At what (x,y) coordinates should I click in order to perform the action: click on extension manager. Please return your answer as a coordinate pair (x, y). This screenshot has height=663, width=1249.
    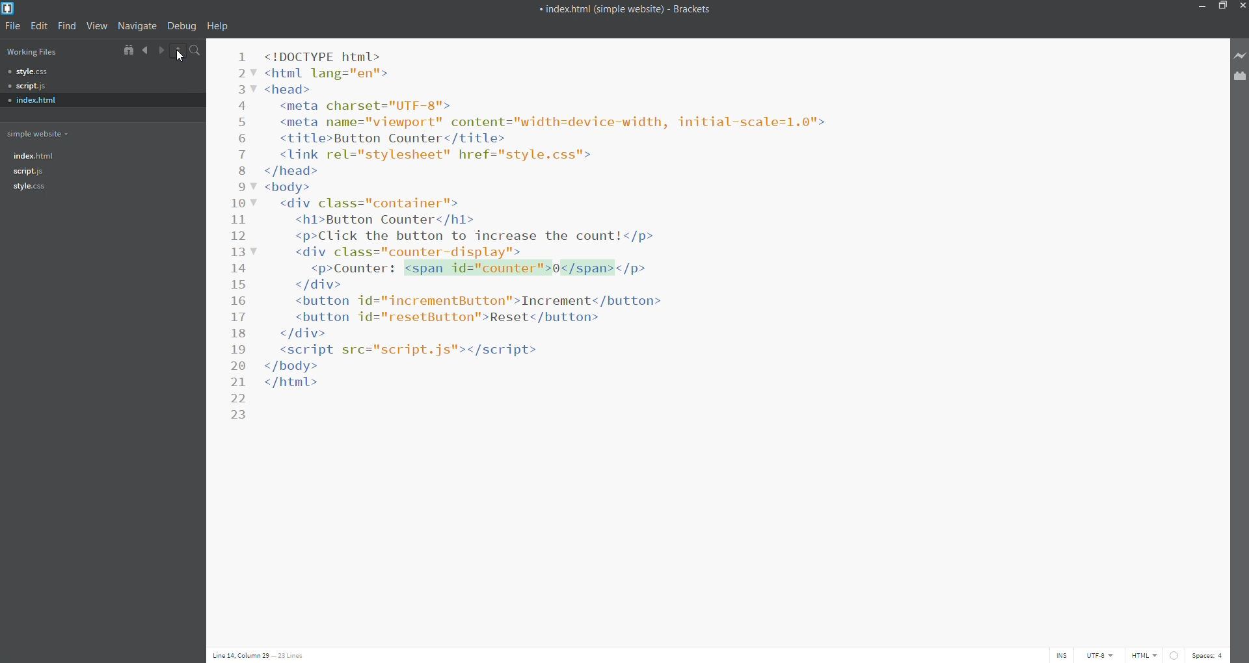
    Looking at the image, I should click on (1241, 80).